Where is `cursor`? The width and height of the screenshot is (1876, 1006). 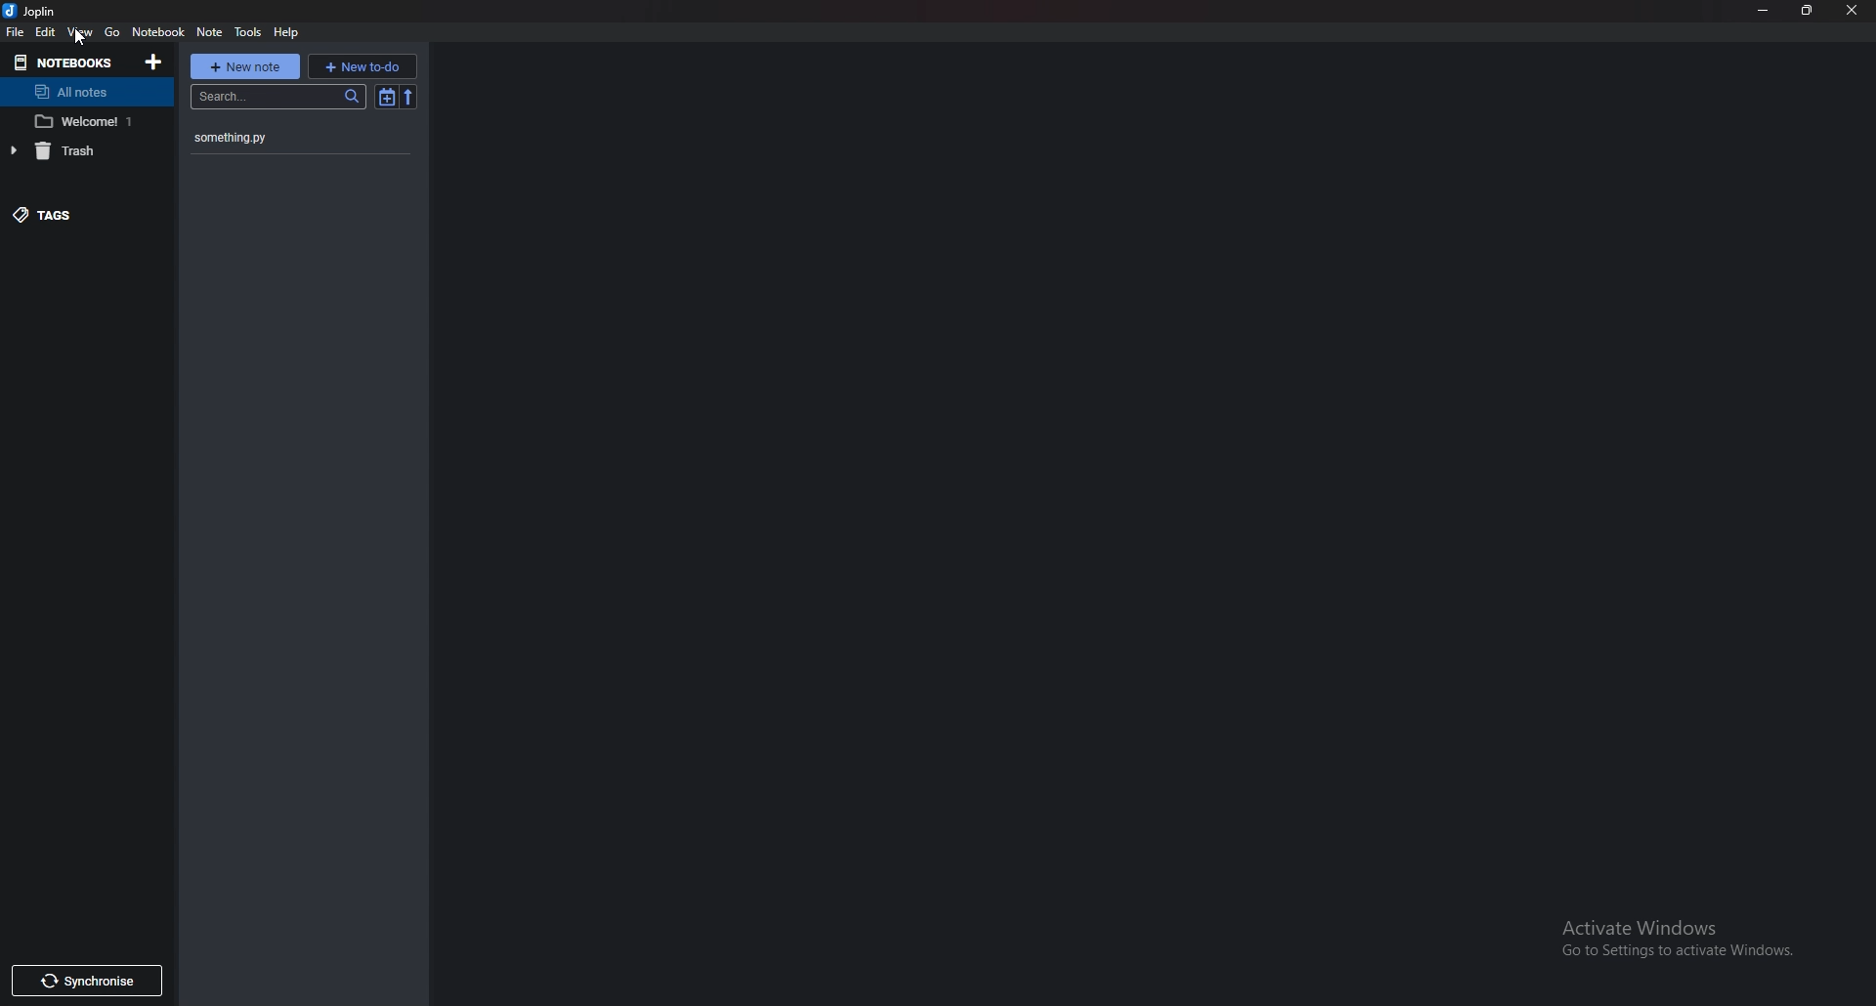
cursor is located at coordinates (84, 38).